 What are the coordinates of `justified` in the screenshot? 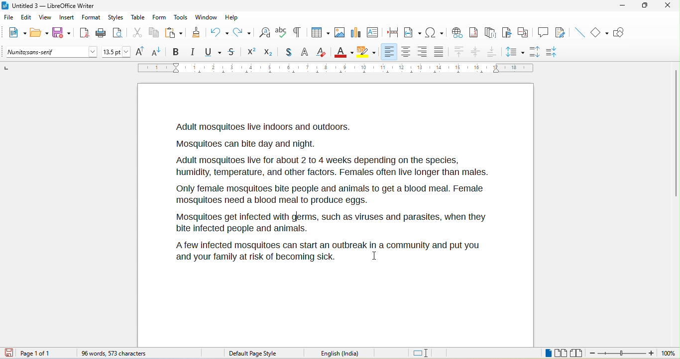 It's located at (441, 53).